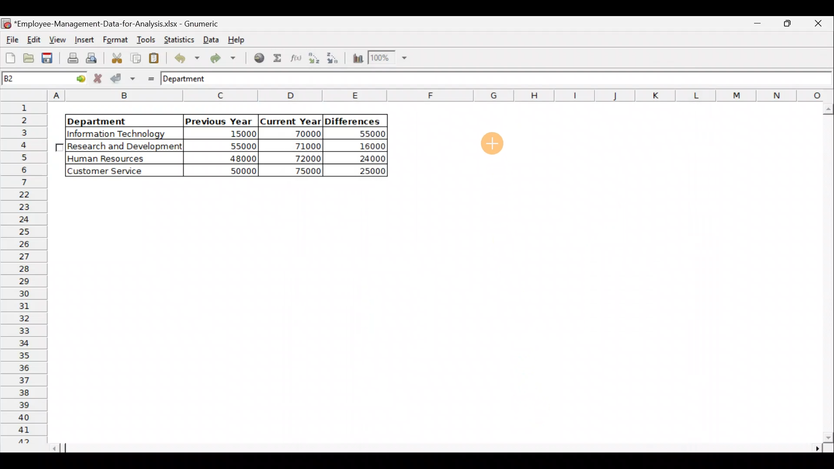 The height and width of the screenshot is (469, 834). What do you see at coordinates (29, 79) in the screenshot?
I see `Cell name B2` at bounding box center [29, 79].